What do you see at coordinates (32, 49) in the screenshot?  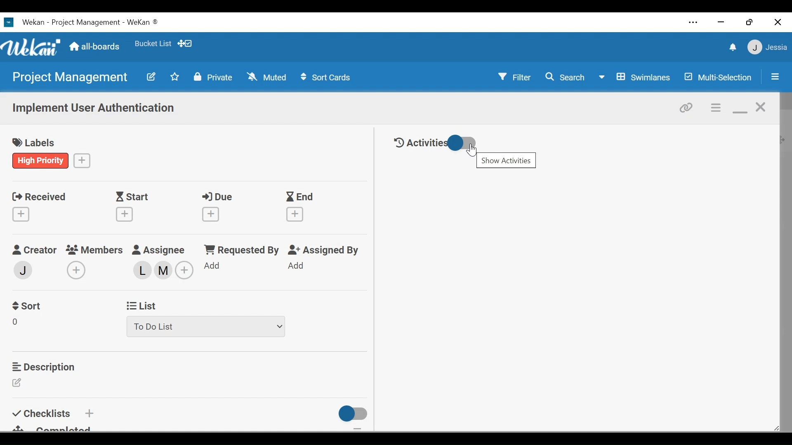 I see `Wekan logo` at bounding box center [32, 49].